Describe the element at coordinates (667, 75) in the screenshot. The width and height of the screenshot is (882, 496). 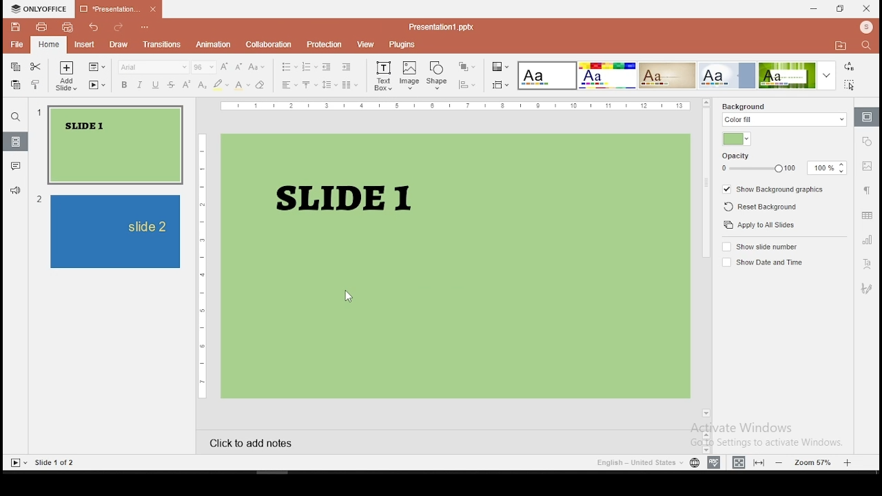
I see `select color theme` at that location.